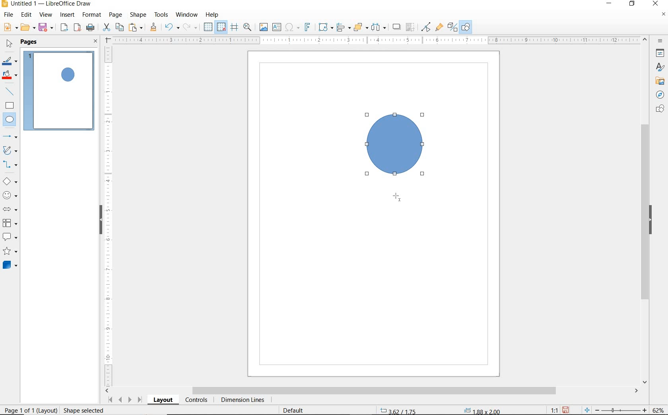  I want to click on INSERT LINE, so click(11, 91).